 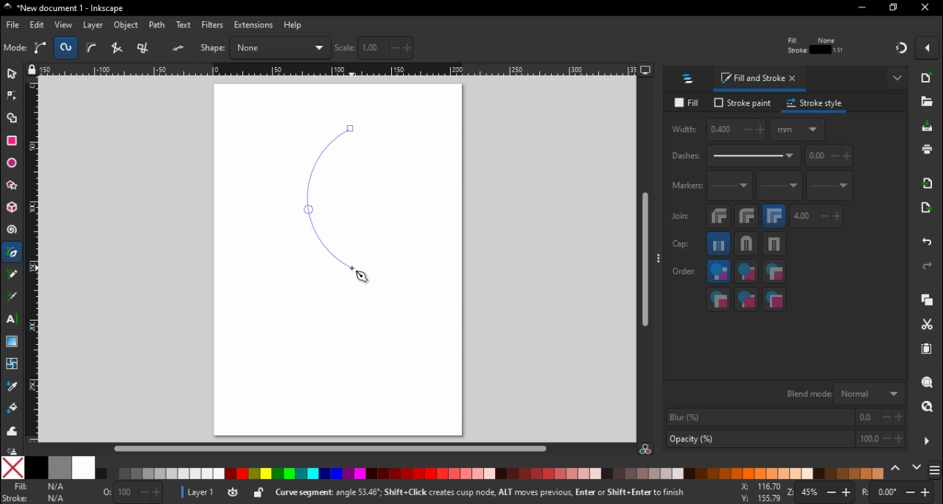 I want to click on black, so click(x=38, y=466).